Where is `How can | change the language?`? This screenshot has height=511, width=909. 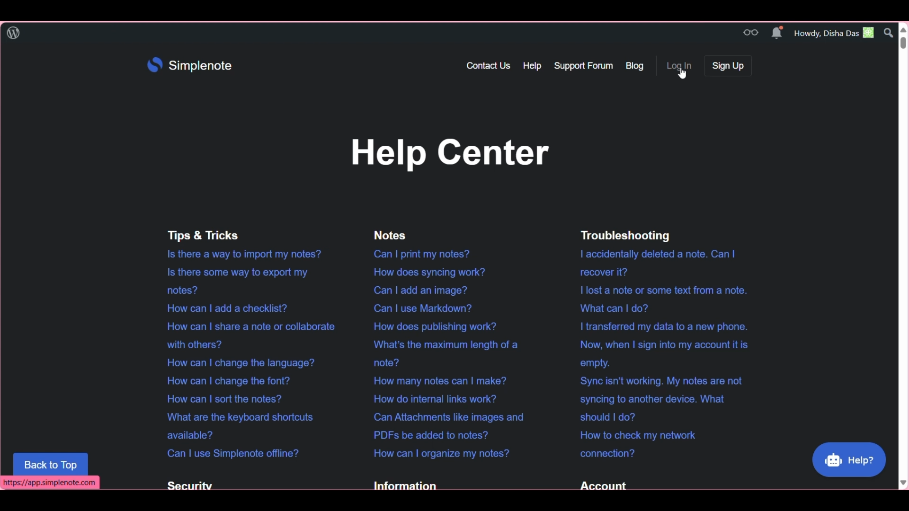 How can | change the language? is located at coordinates (238, 363).